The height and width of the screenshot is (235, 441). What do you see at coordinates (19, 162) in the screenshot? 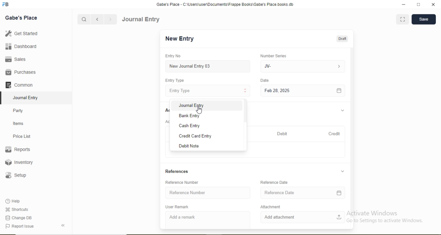
I see `Inventory` at bounding box center [19, 162].